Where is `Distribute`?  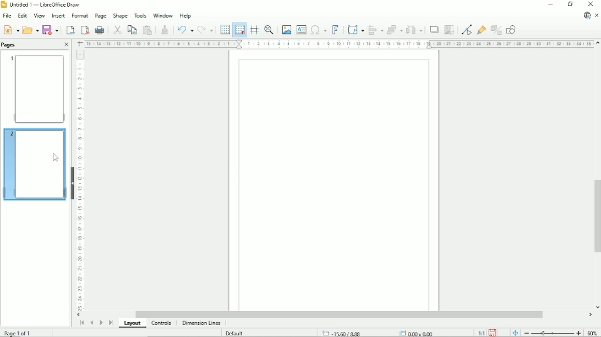 Distribute is located at coordinates (414, 30).